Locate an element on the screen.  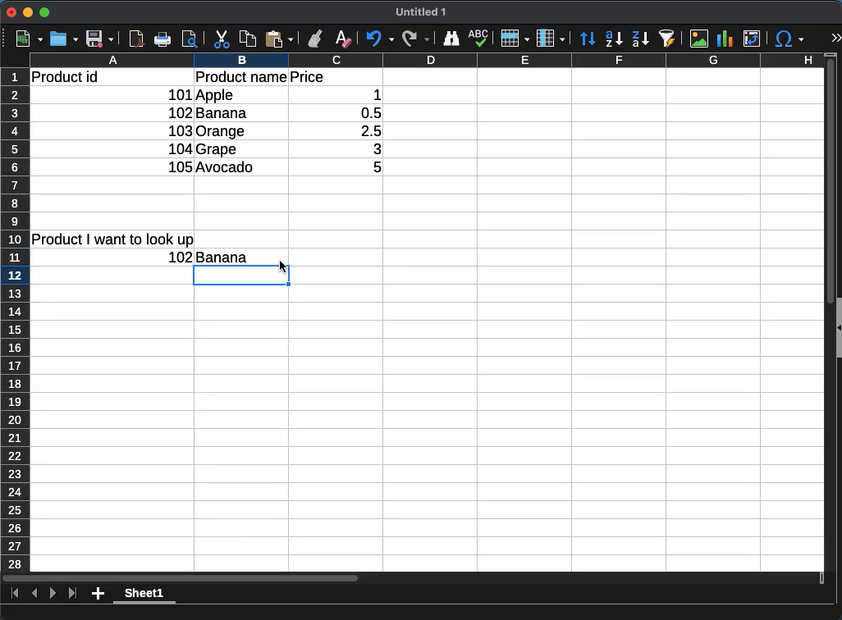
price is located at coordinates (307, 77).